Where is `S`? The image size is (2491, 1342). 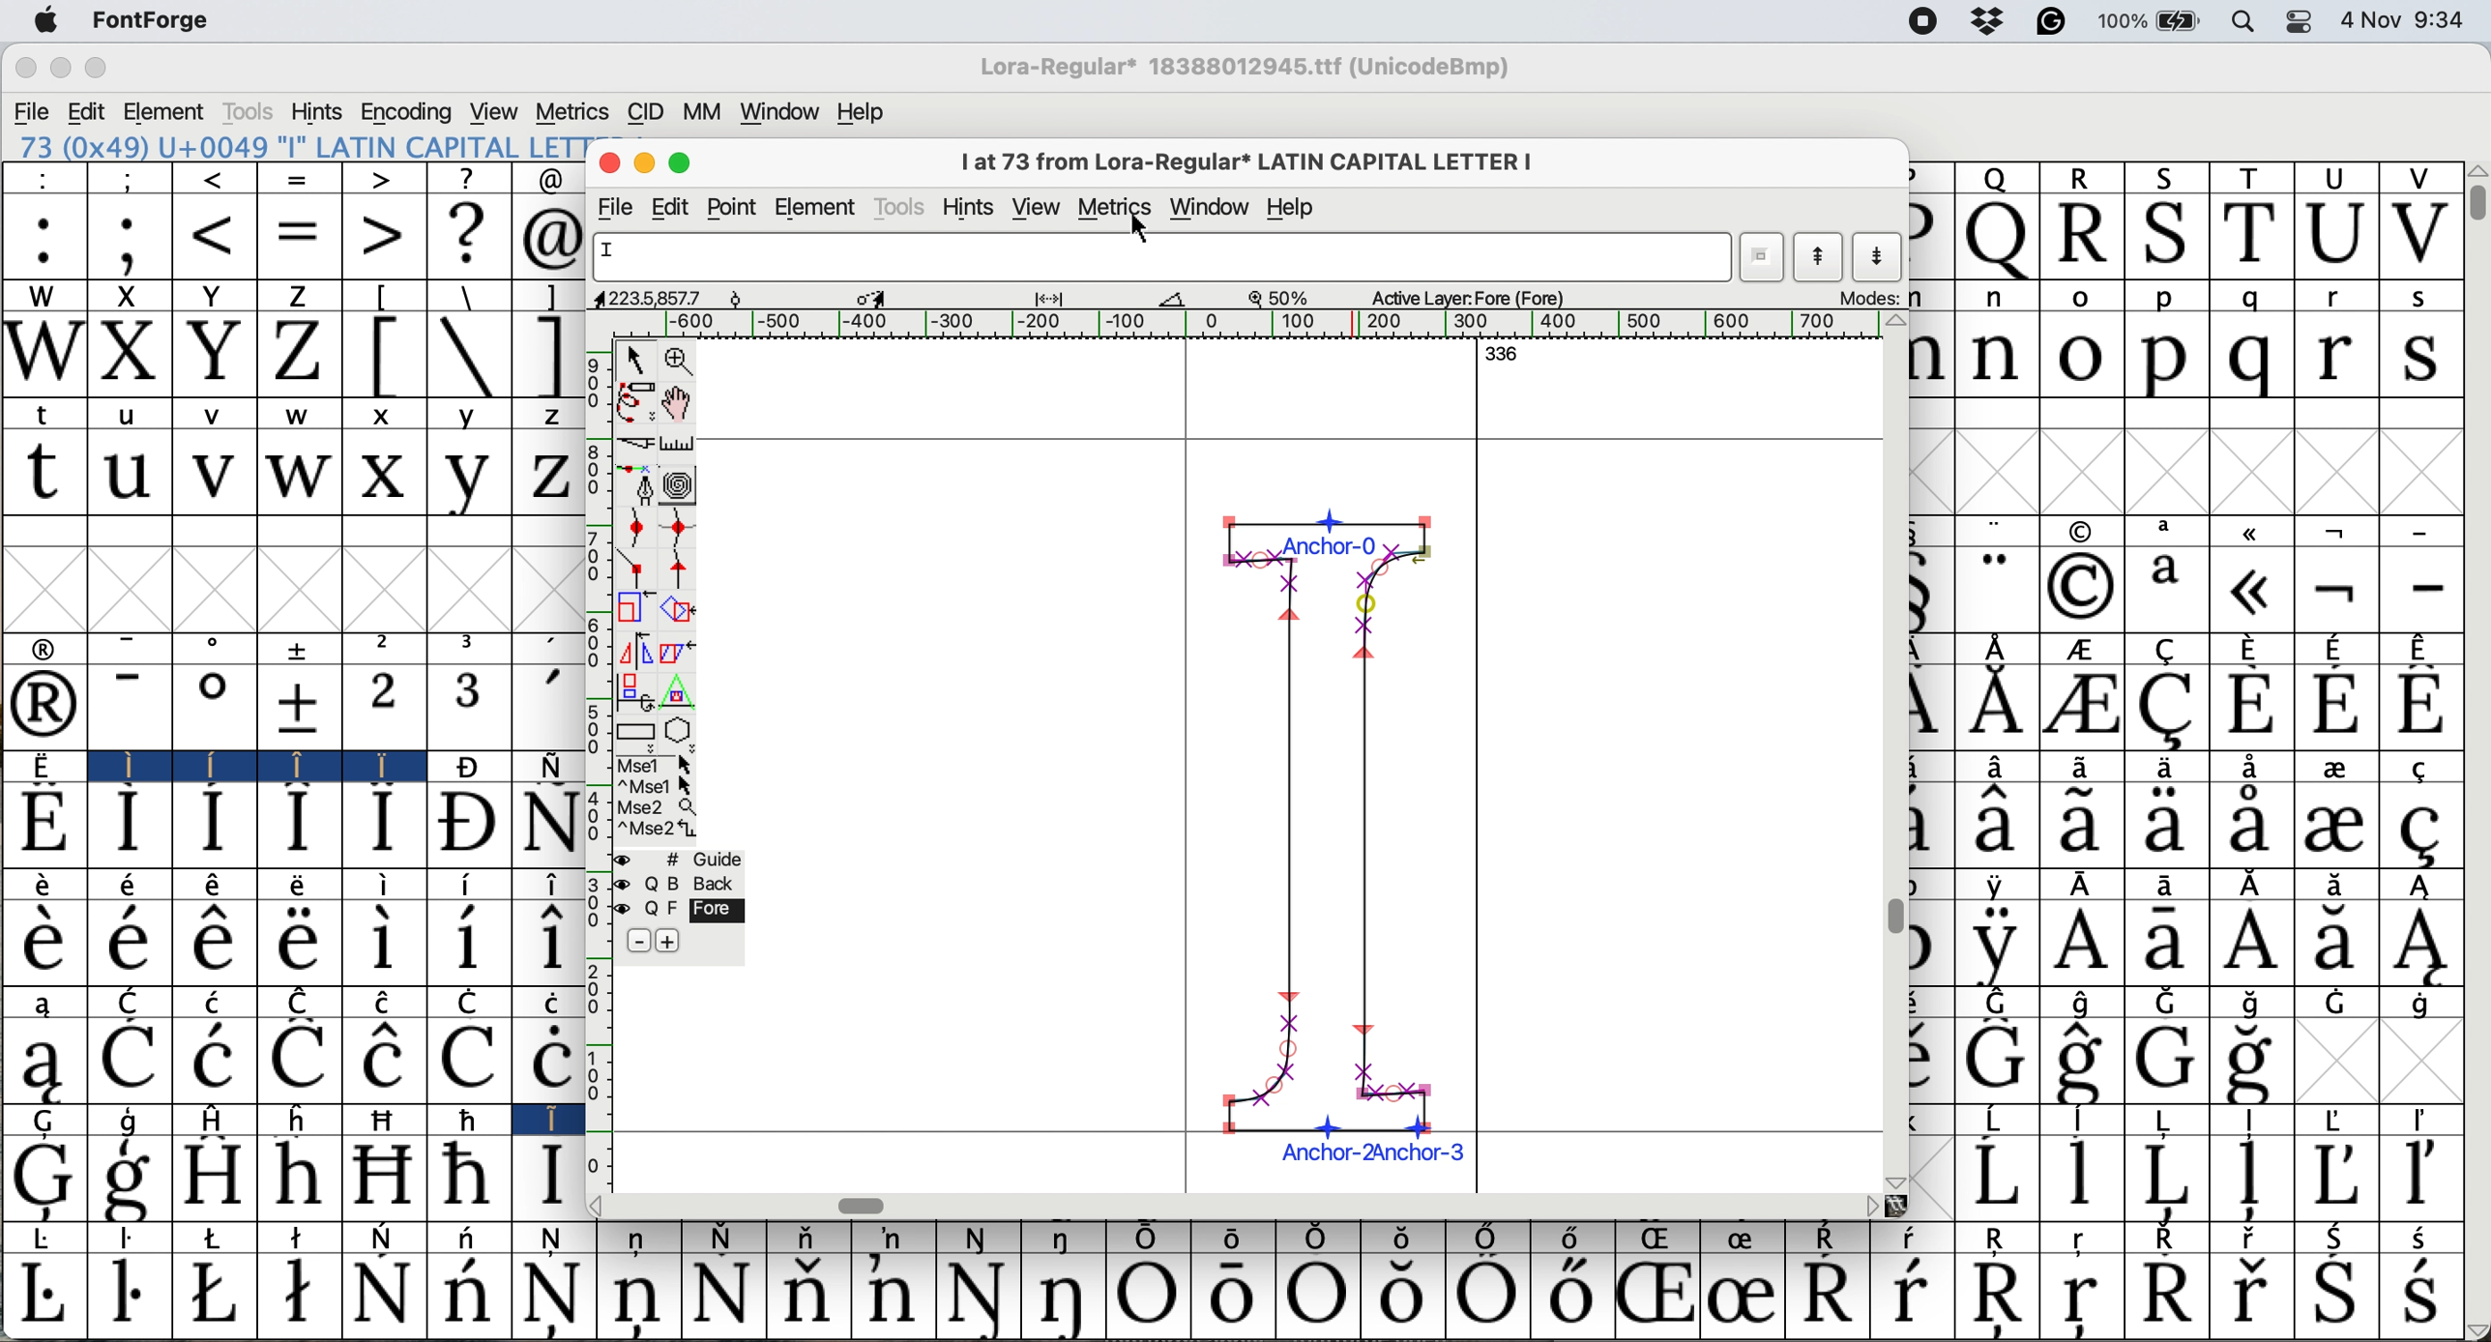
S is located at coordinates (2169, 234).